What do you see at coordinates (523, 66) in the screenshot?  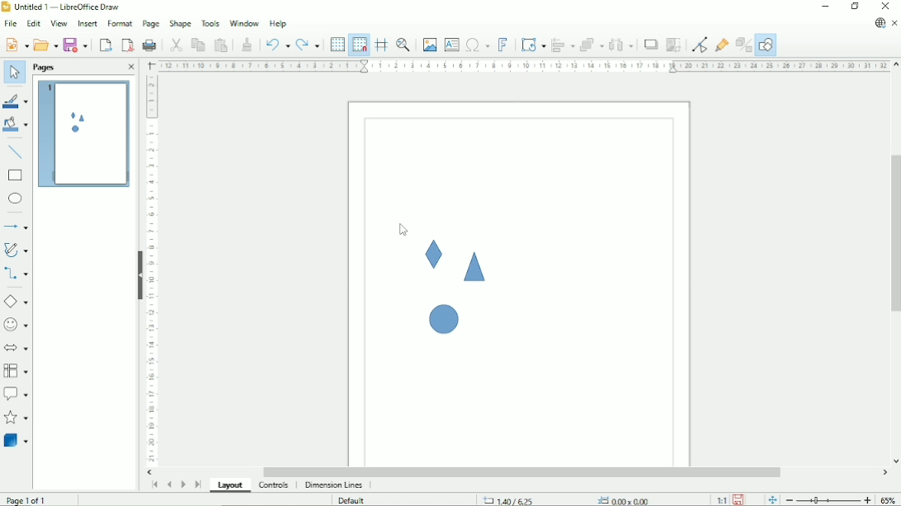 I see `Horizontal scale` at bounding box center [523, 66].